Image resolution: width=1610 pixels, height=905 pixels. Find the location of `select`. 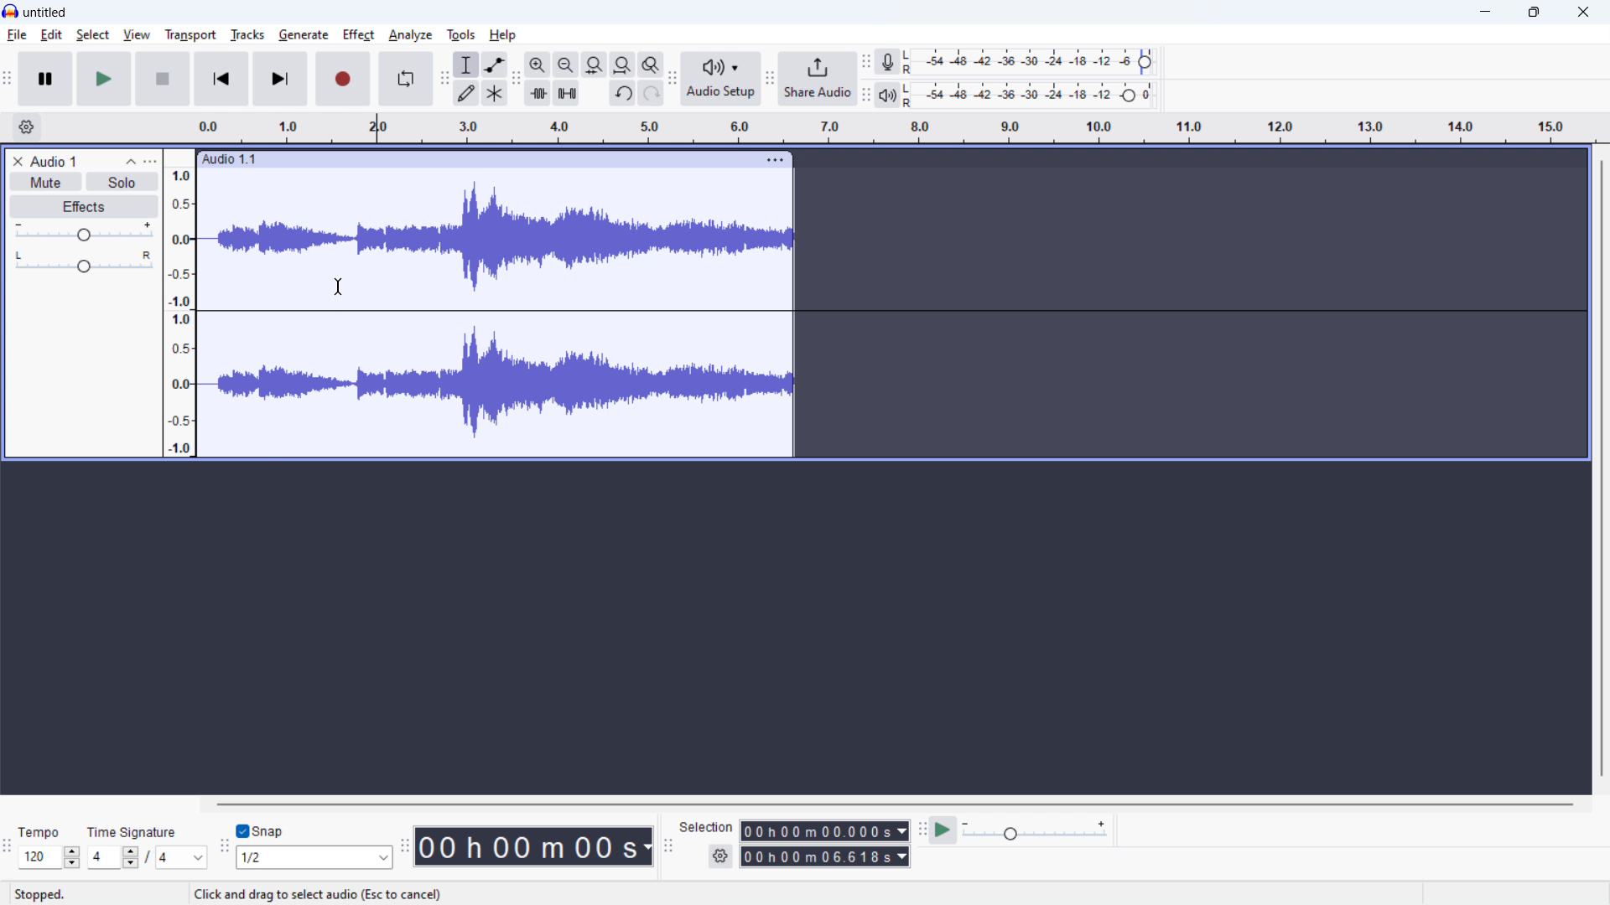

select is located at coordinates (93, 34).